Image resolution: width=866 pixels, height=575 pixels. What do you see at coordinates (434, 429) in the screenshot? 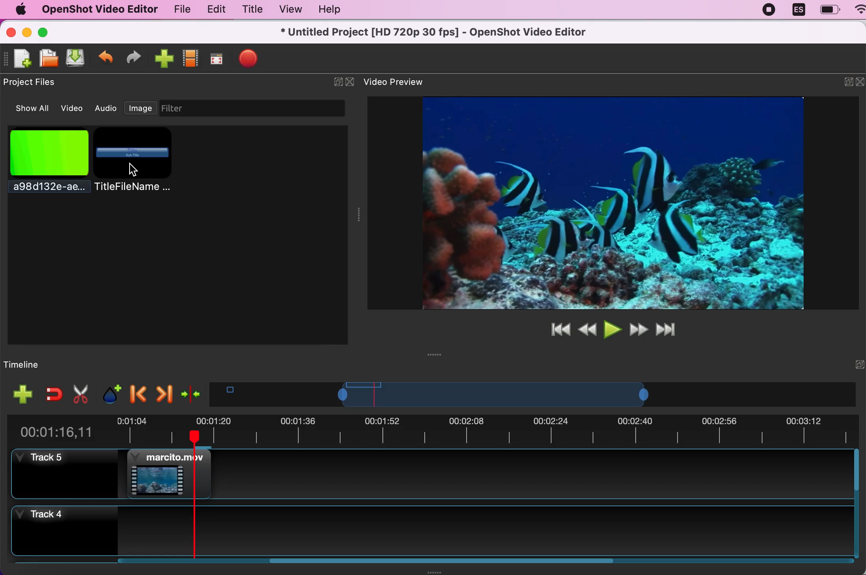
I see `time duration` at bounding box center [434, 429].